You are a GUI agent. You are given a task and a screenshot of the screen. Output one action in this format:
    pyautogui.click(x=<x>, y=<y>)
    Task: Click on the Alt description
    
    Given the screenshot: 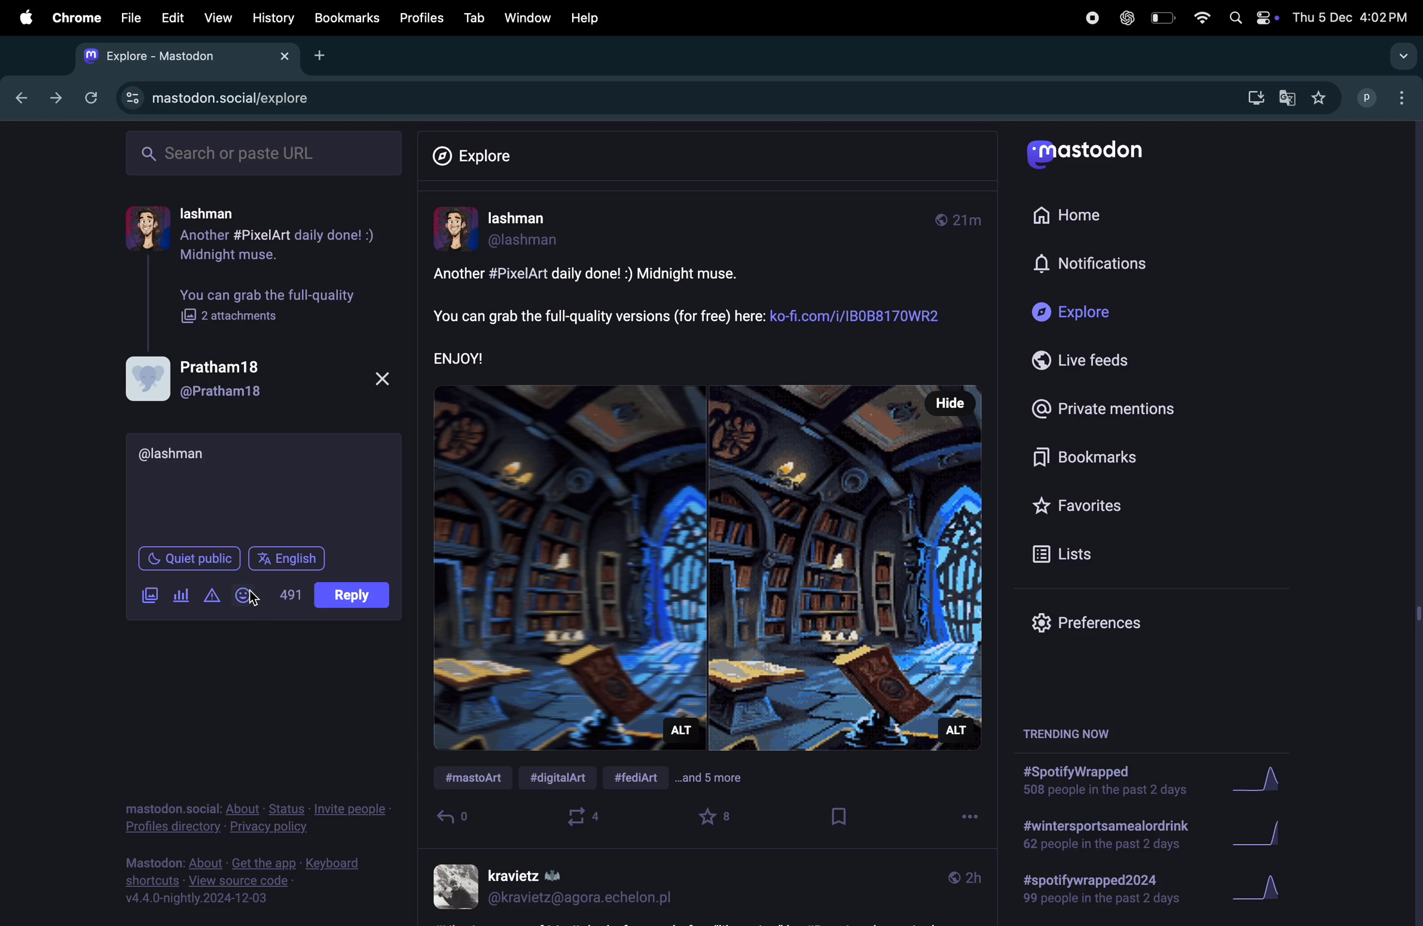 What is the action you would take?
    pyautogui.click(x=682, y=733)
    